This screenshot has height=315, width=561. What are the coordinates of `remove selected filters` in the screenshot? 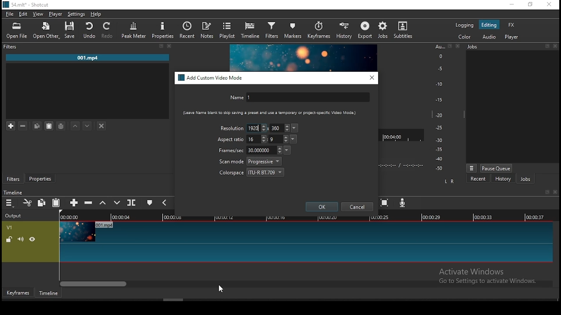 It's located at (23, 126).